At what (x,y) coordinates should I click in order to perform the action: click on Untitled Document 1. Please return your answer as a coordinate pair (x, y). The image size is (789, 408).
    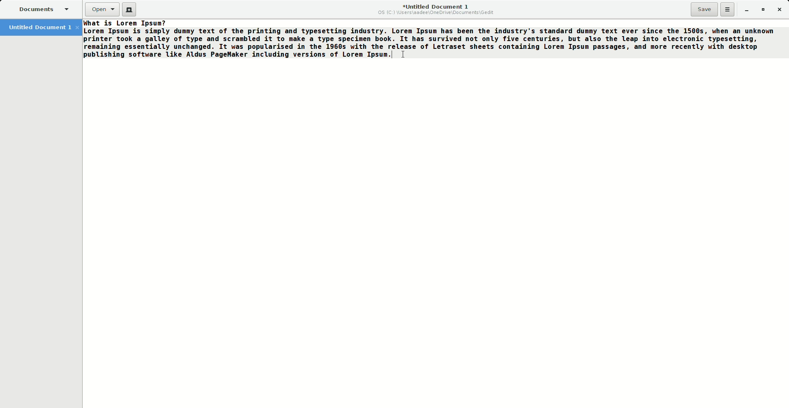
    Looking at the image, I should click on (436, 9).